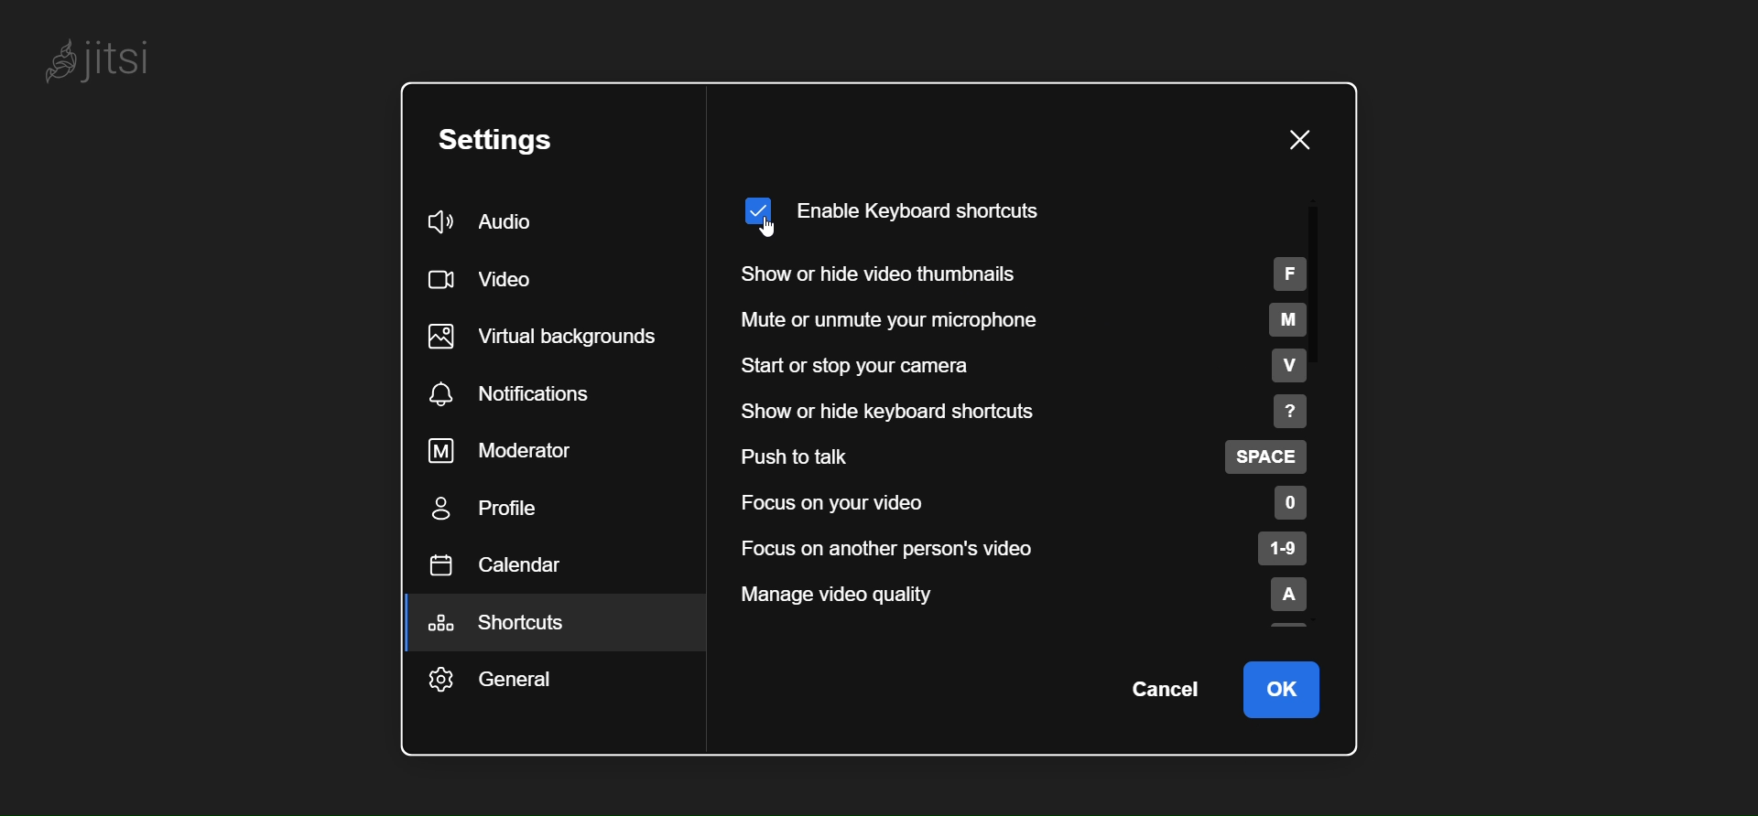 The image size is (1758, 816). What do you see at coordinates (1028, 549) in the screenshot?
I see `focus on another person` at bounding box center [1028, 549].